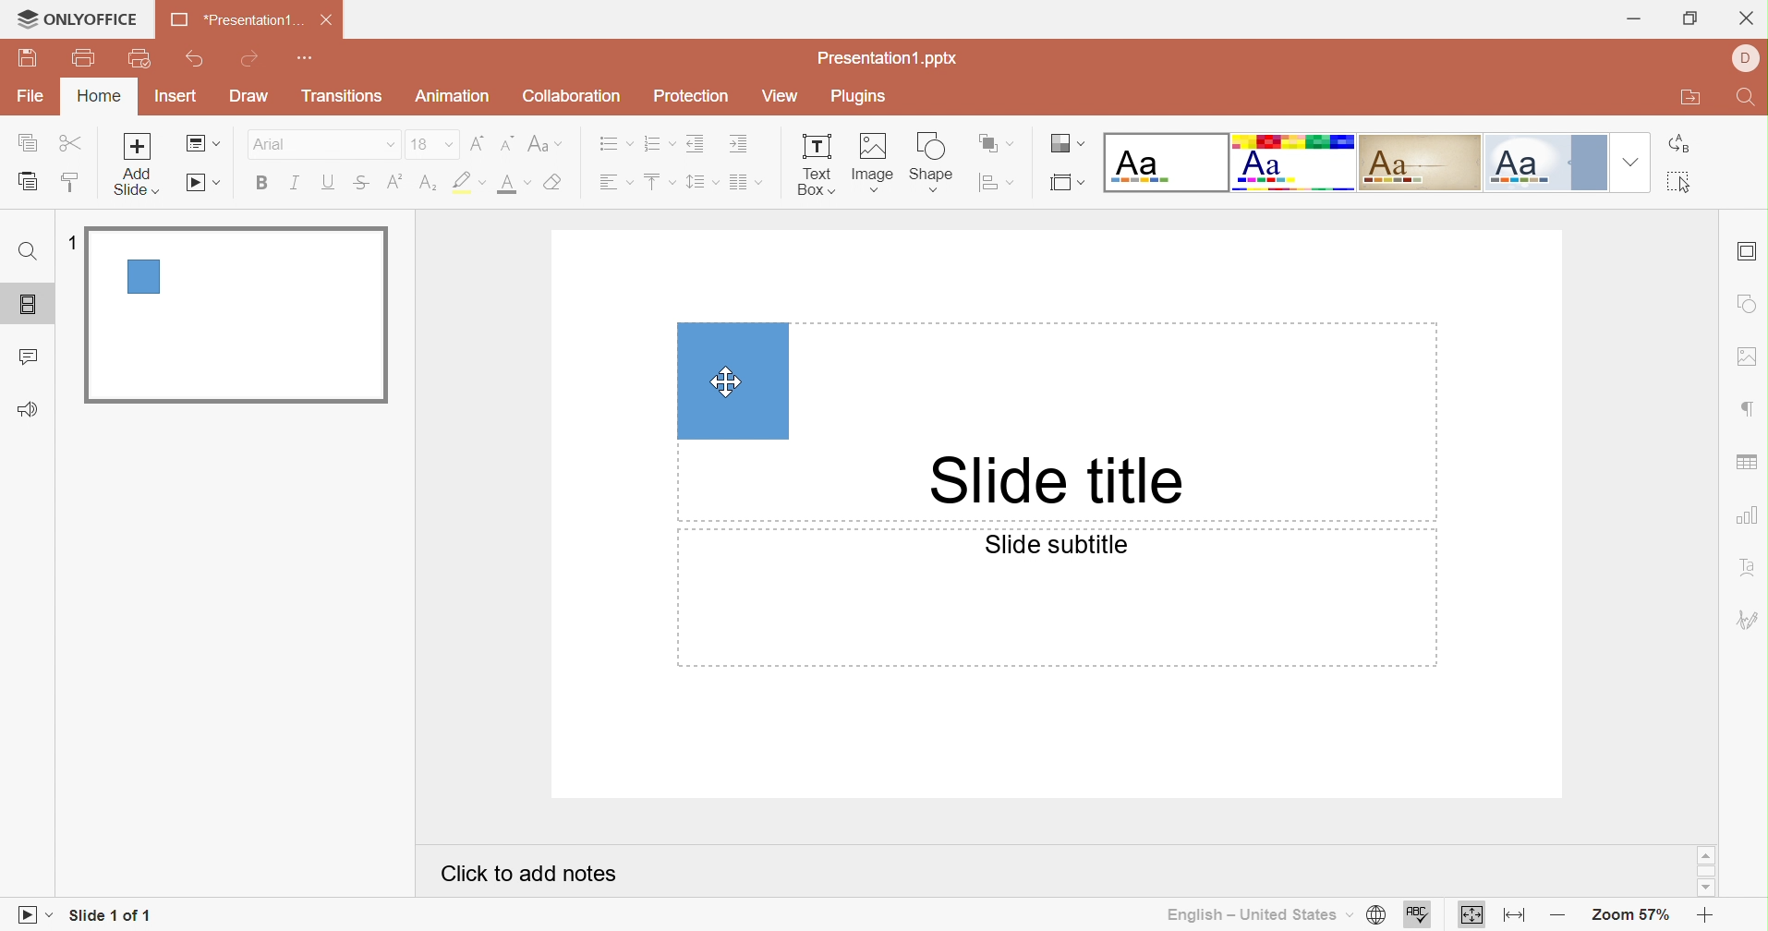 This screenshot has height=931, width=1768. What do you see at coordinates (1690, 99) in the screenshot?
I see `Open file location` at bounding box center [1690, 99].